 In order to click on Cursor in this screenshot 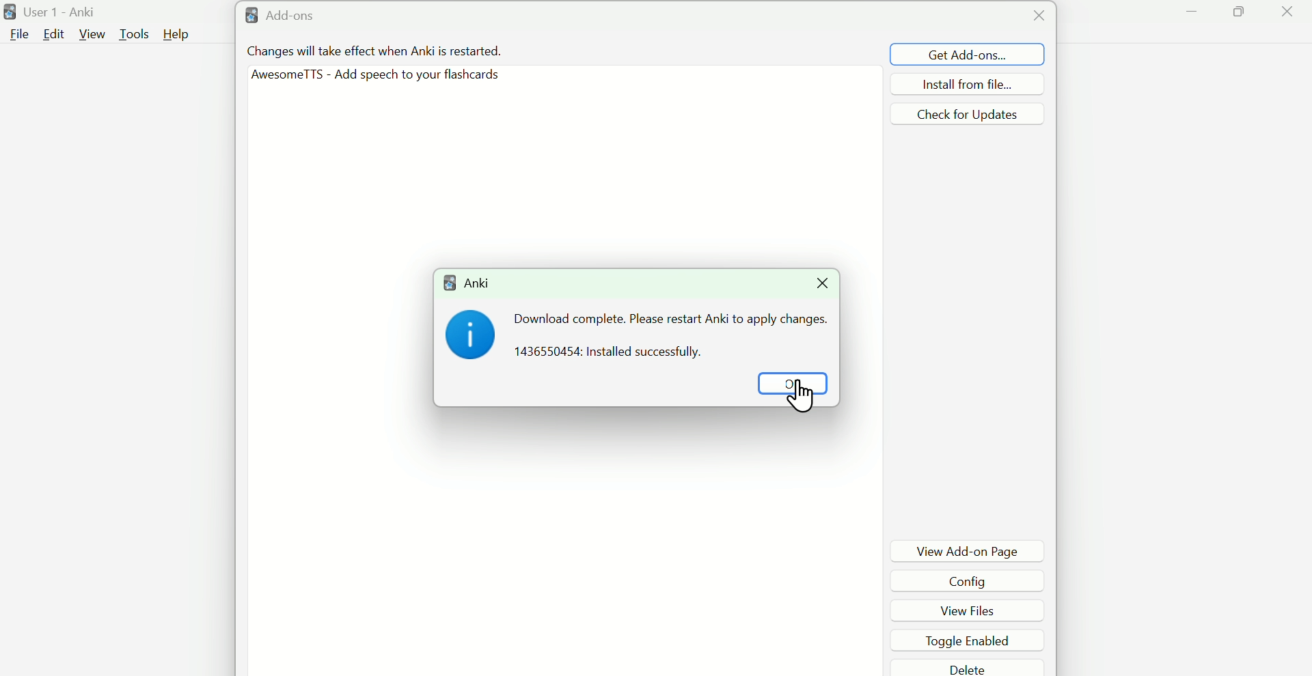, I will do `click(799, 399)`.